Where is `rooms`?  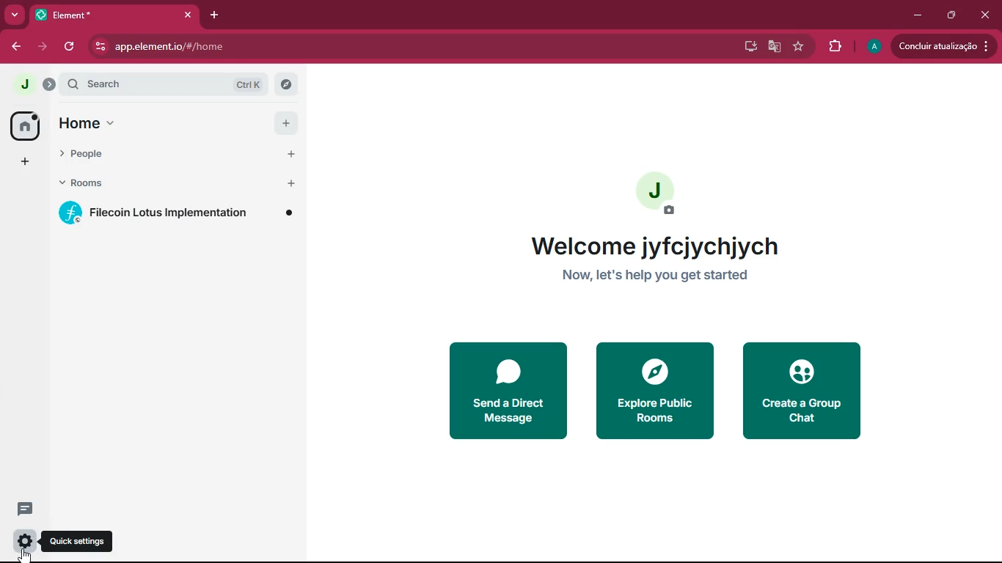 rooms is located at coordinates (99, 183).